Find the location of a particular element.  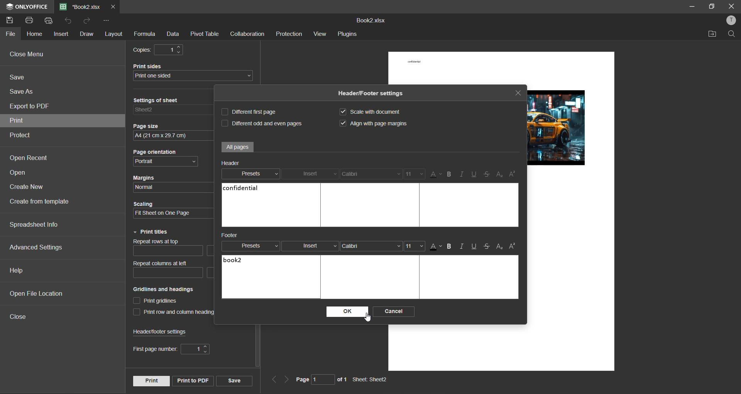

close tab is located at coordinates (517, 94).